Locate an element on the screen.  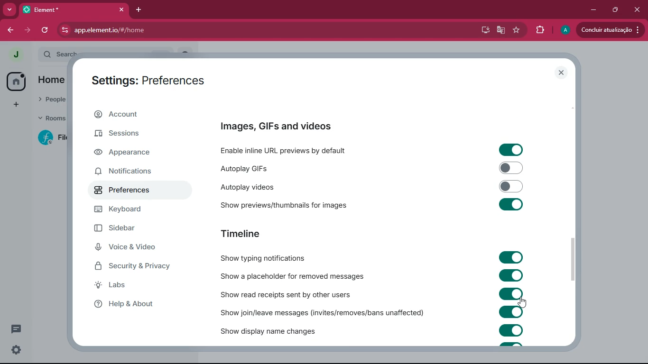
toggle on/off is located at coordinates (512, 275).